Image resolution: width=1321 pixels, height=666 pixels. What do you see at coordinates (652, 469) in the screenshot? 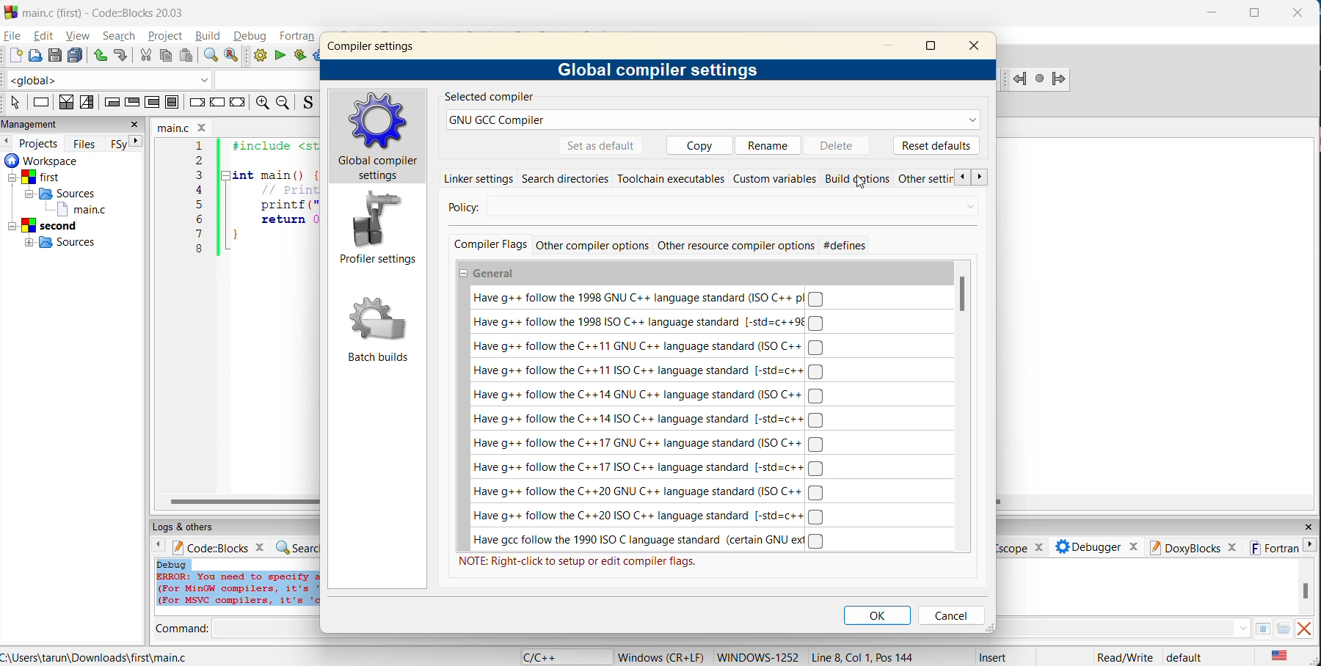
I see `Have g++ follow the C++17 ISO C++ language standard [-std=c++` at bounding box center [652, 469].